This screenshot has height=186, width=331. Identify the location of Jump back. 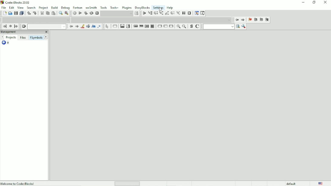
(237, 19).